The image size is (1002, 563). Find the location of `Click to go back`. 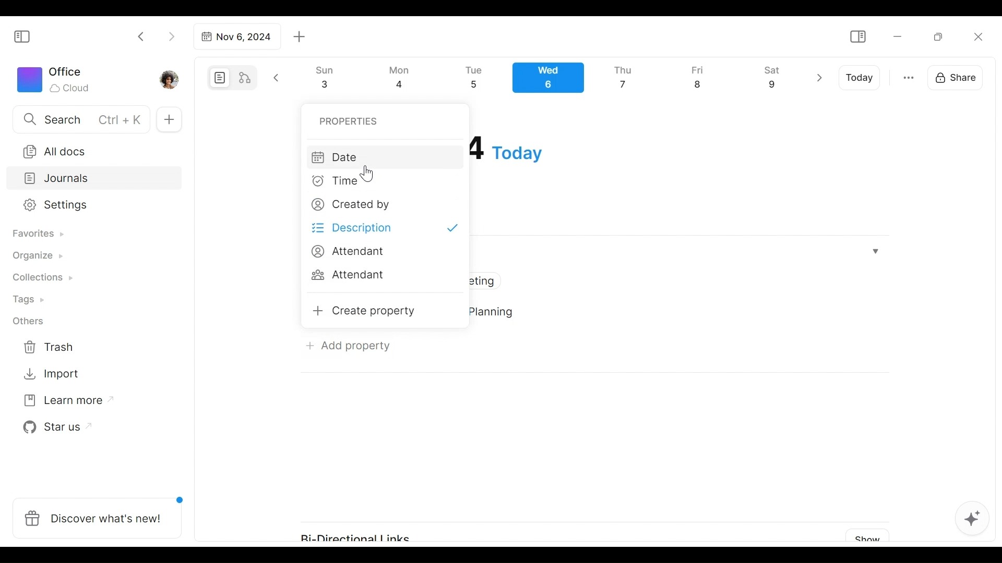

Click to go back is located at coordinates (141, 35).